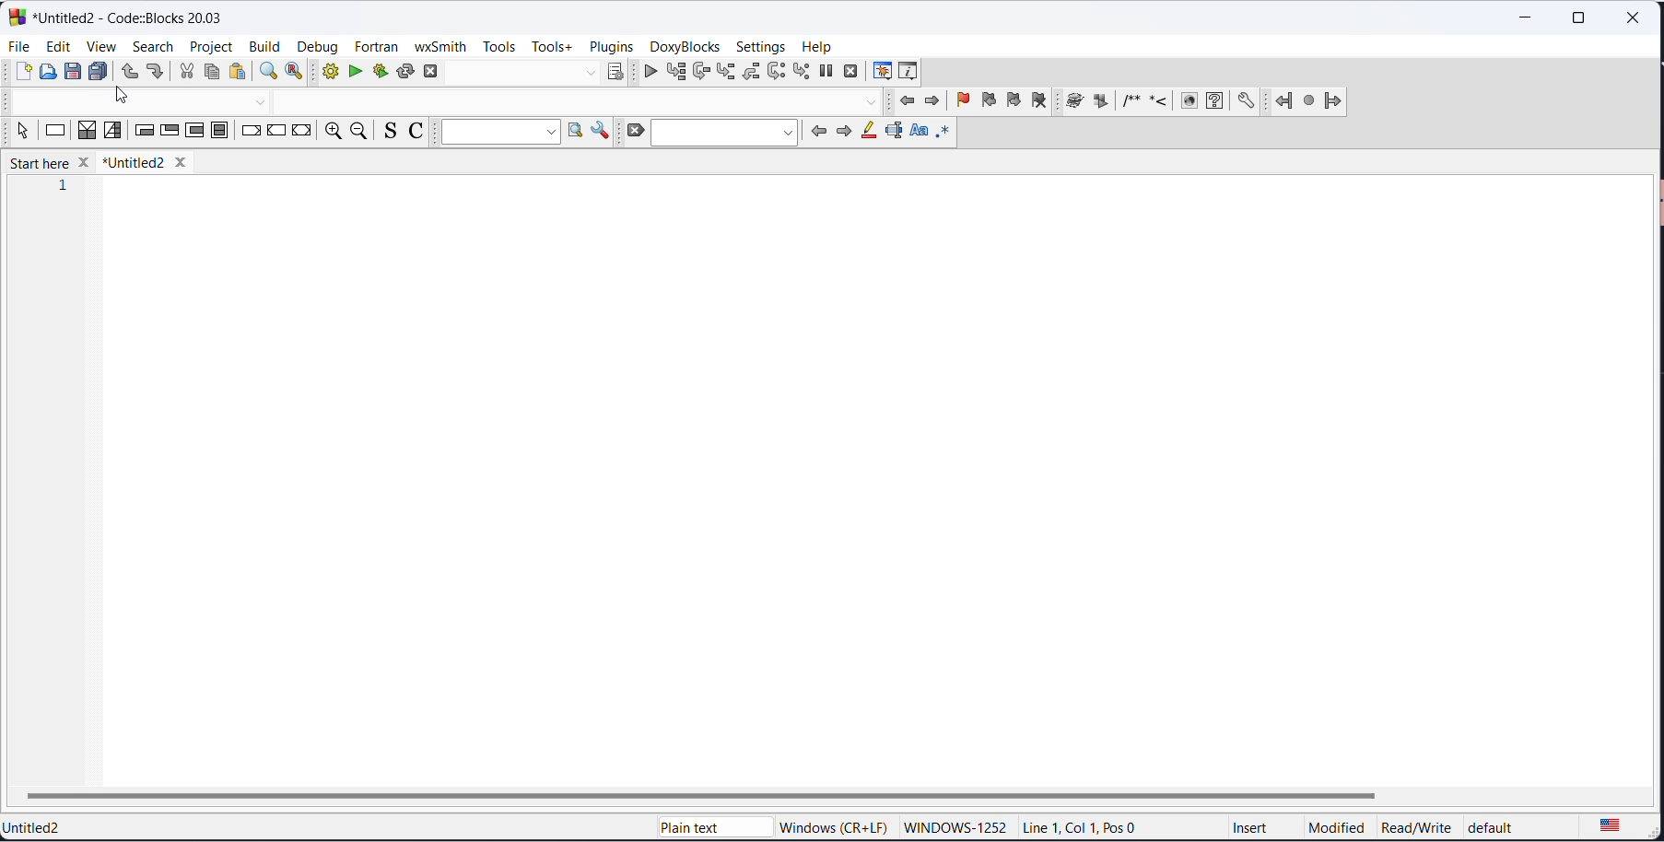  I want to click on close, so click(1635, 21).